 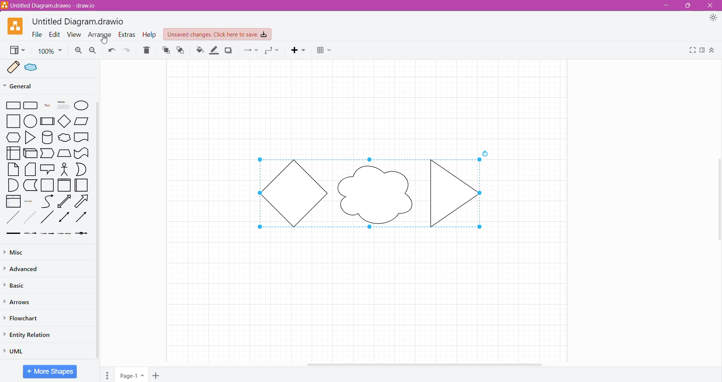 I want to click on Application Logo, so click(x=11, y=26).